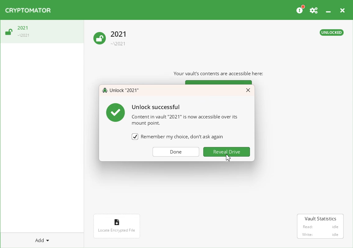 The width and height of the screenshot is (353, 248). Describe the element at coordinates (172, 114) in the screenshot. I see `Text` at that location.